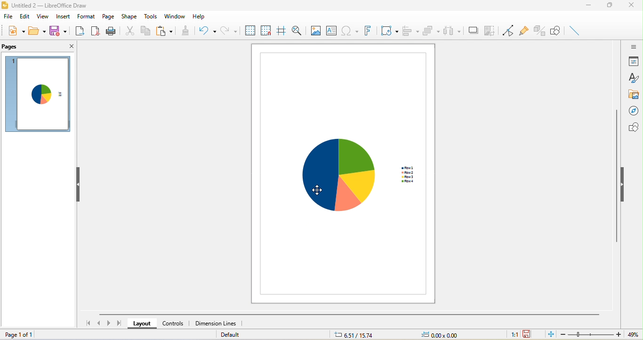 The height and width of the screenshot is (340, 643). I want to click on close, so click(632, 6).